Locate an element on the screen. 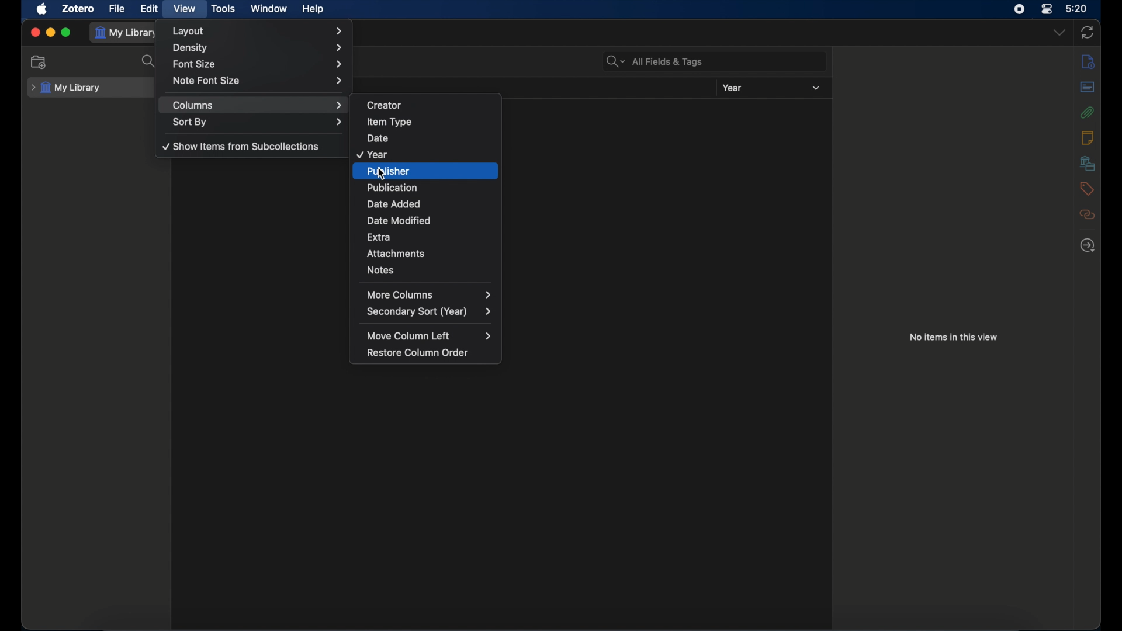 Image resolution: width=1122 pixels, height=631 pixels. publisher is located at coordinates (431, 171).